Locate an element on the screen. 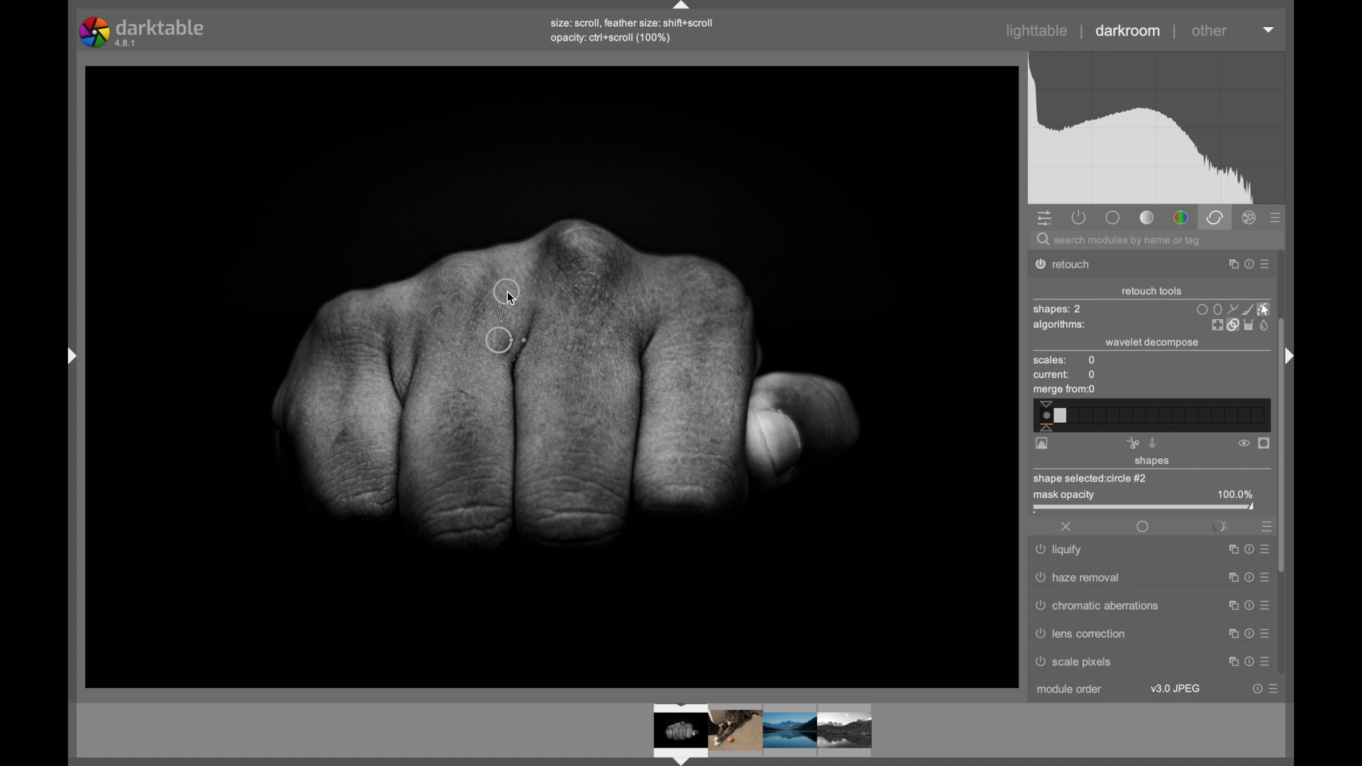 The image size is (1362, 766). drag handle is located at coordinates (67, 355).